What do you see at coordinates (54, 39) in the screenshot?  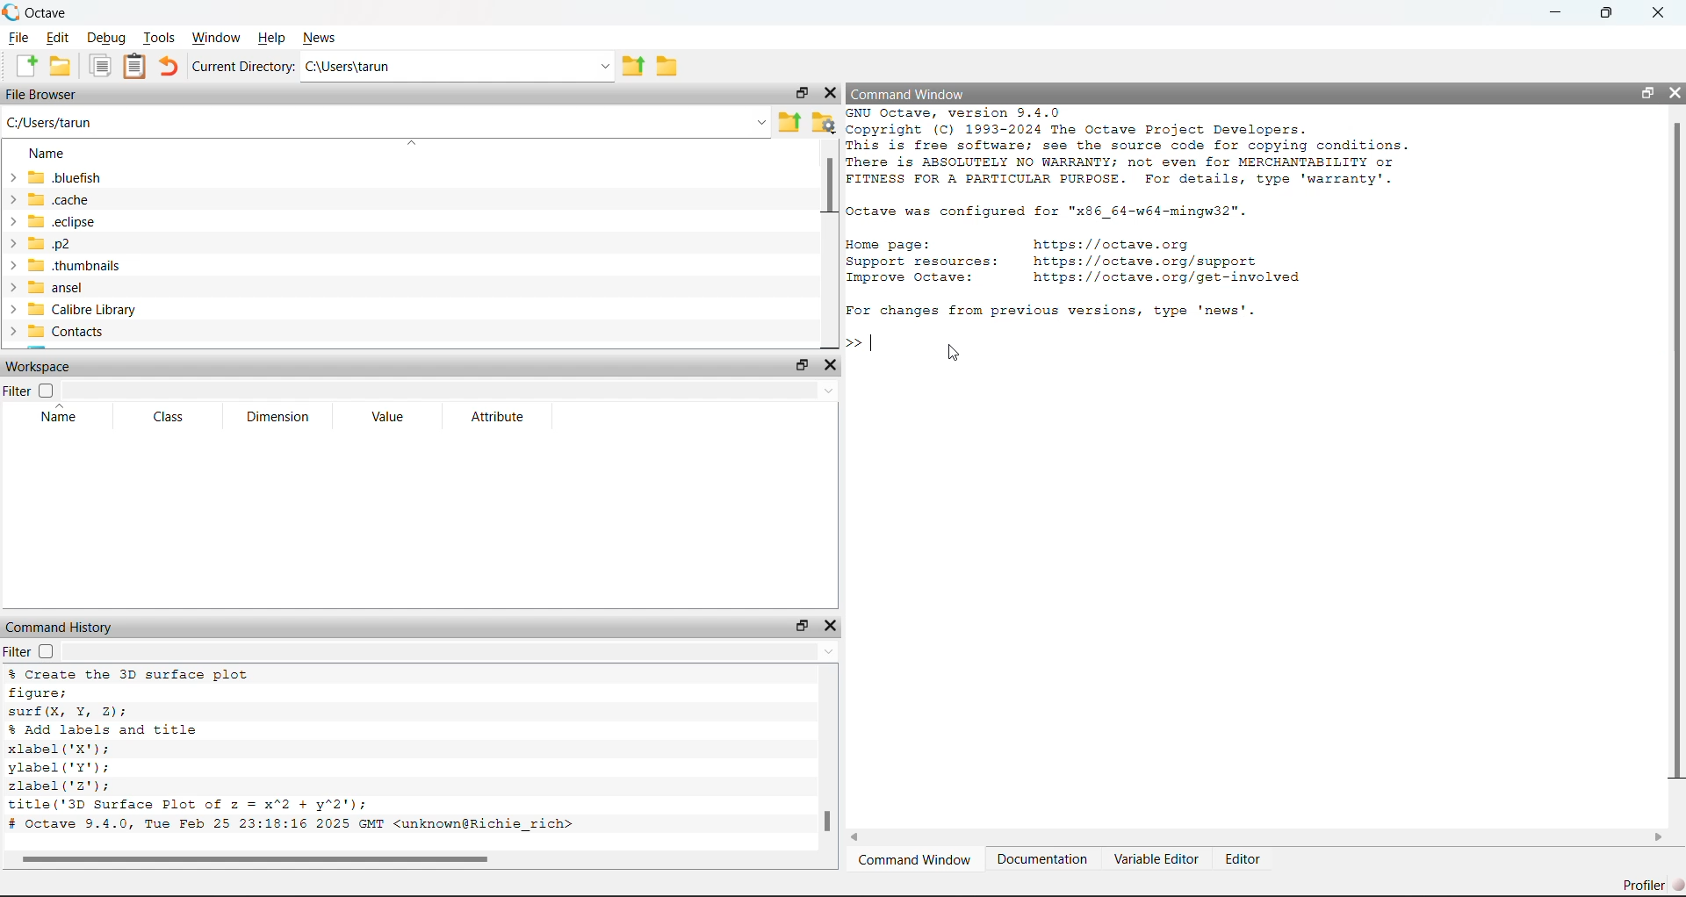 I see `Edit` at bounding box center [54, 39].